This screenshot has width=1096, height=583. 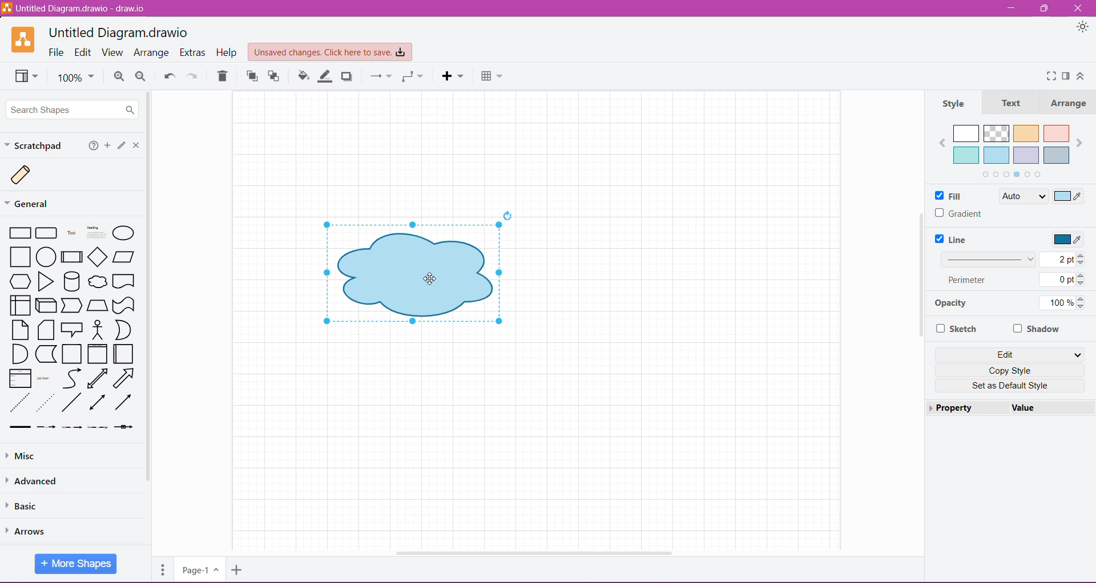 I want to click on Auto, so click(x=1023, y=196).